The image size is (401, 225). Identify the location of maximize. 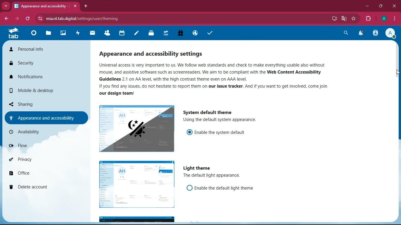
(381, 6).